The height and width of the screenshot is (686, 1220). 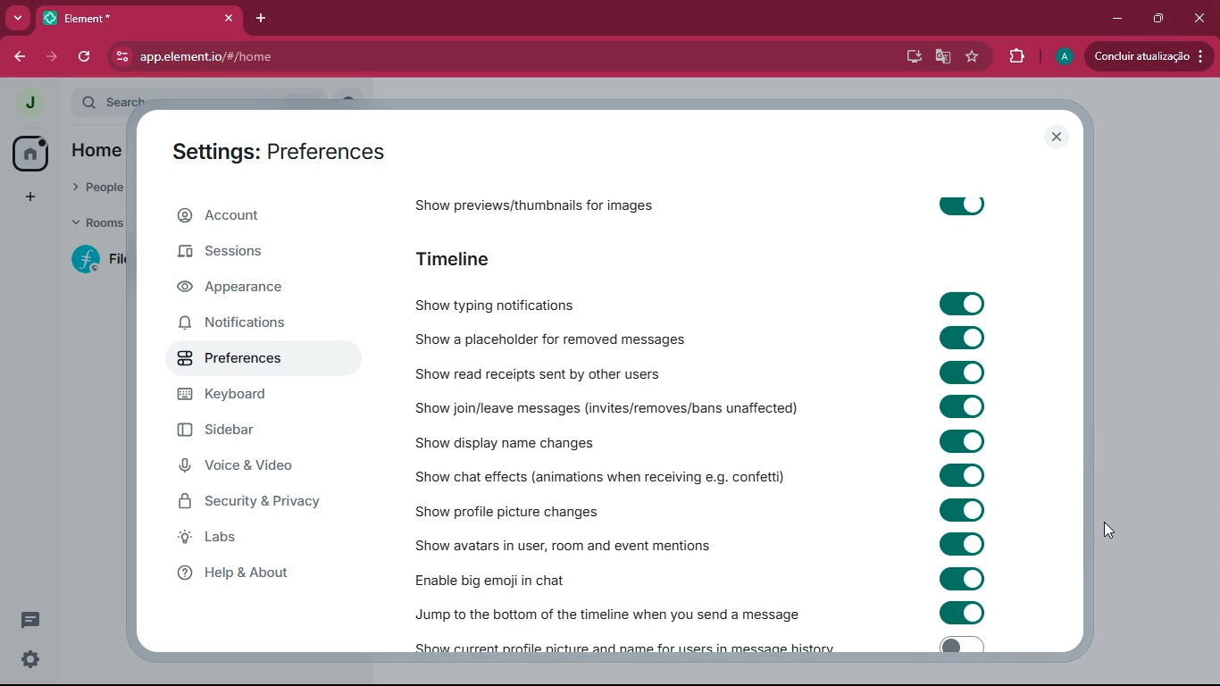 What do you see at coordinates (907, 56) in the screenshot?
I see `desktop` at bounding box center [907, 56].